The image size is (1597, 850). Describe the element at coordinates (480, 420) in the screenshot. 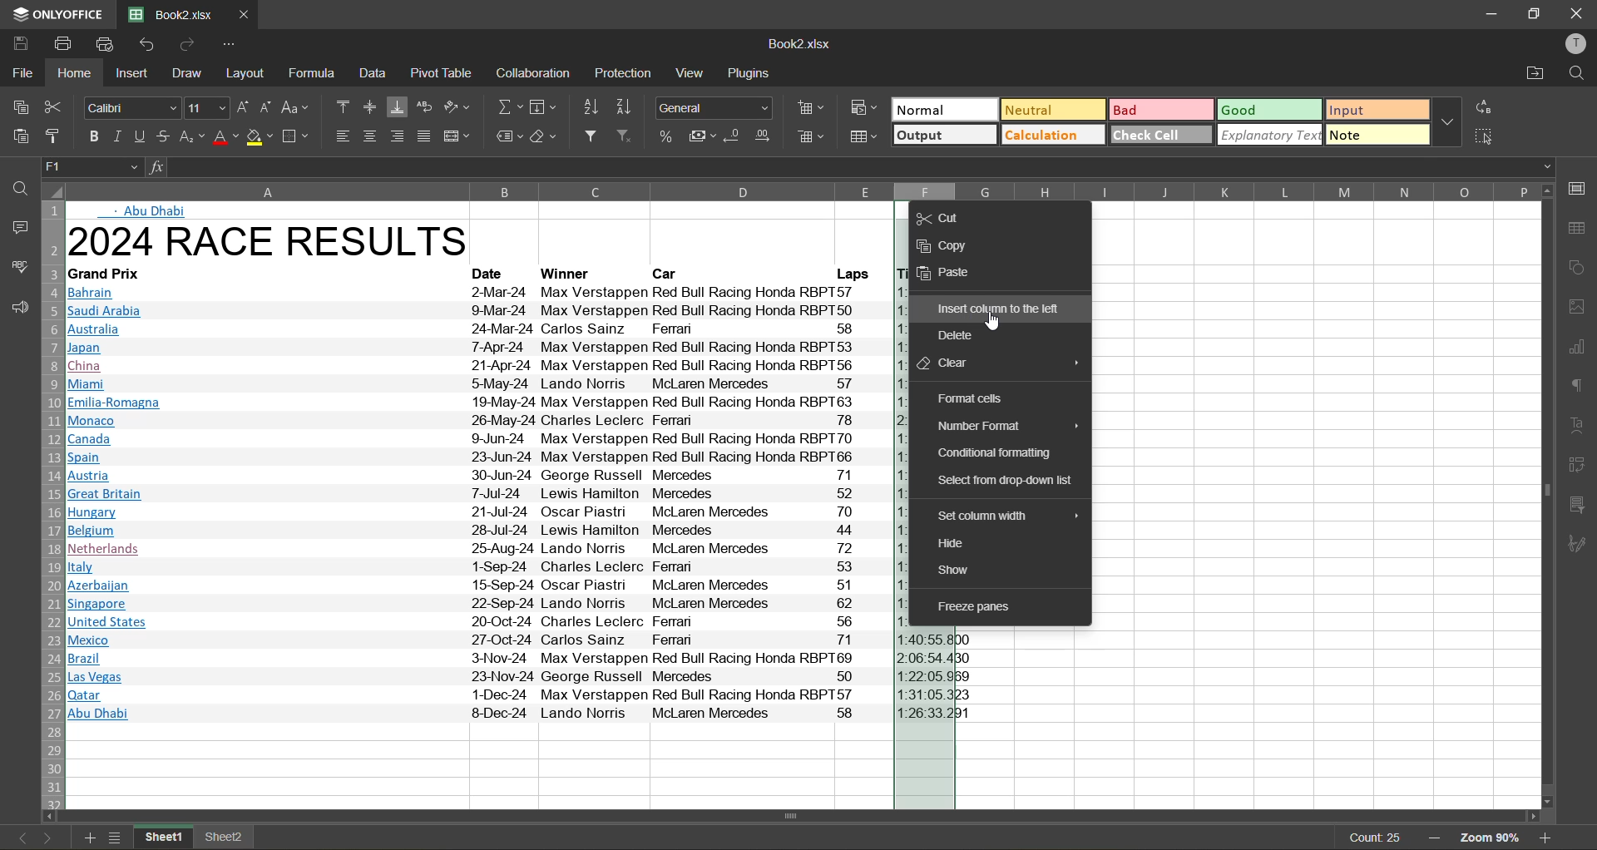

I see `Monaco 26-May-24 Charles Leclerc Ferran 78 2-23:15.55¢` at that location.